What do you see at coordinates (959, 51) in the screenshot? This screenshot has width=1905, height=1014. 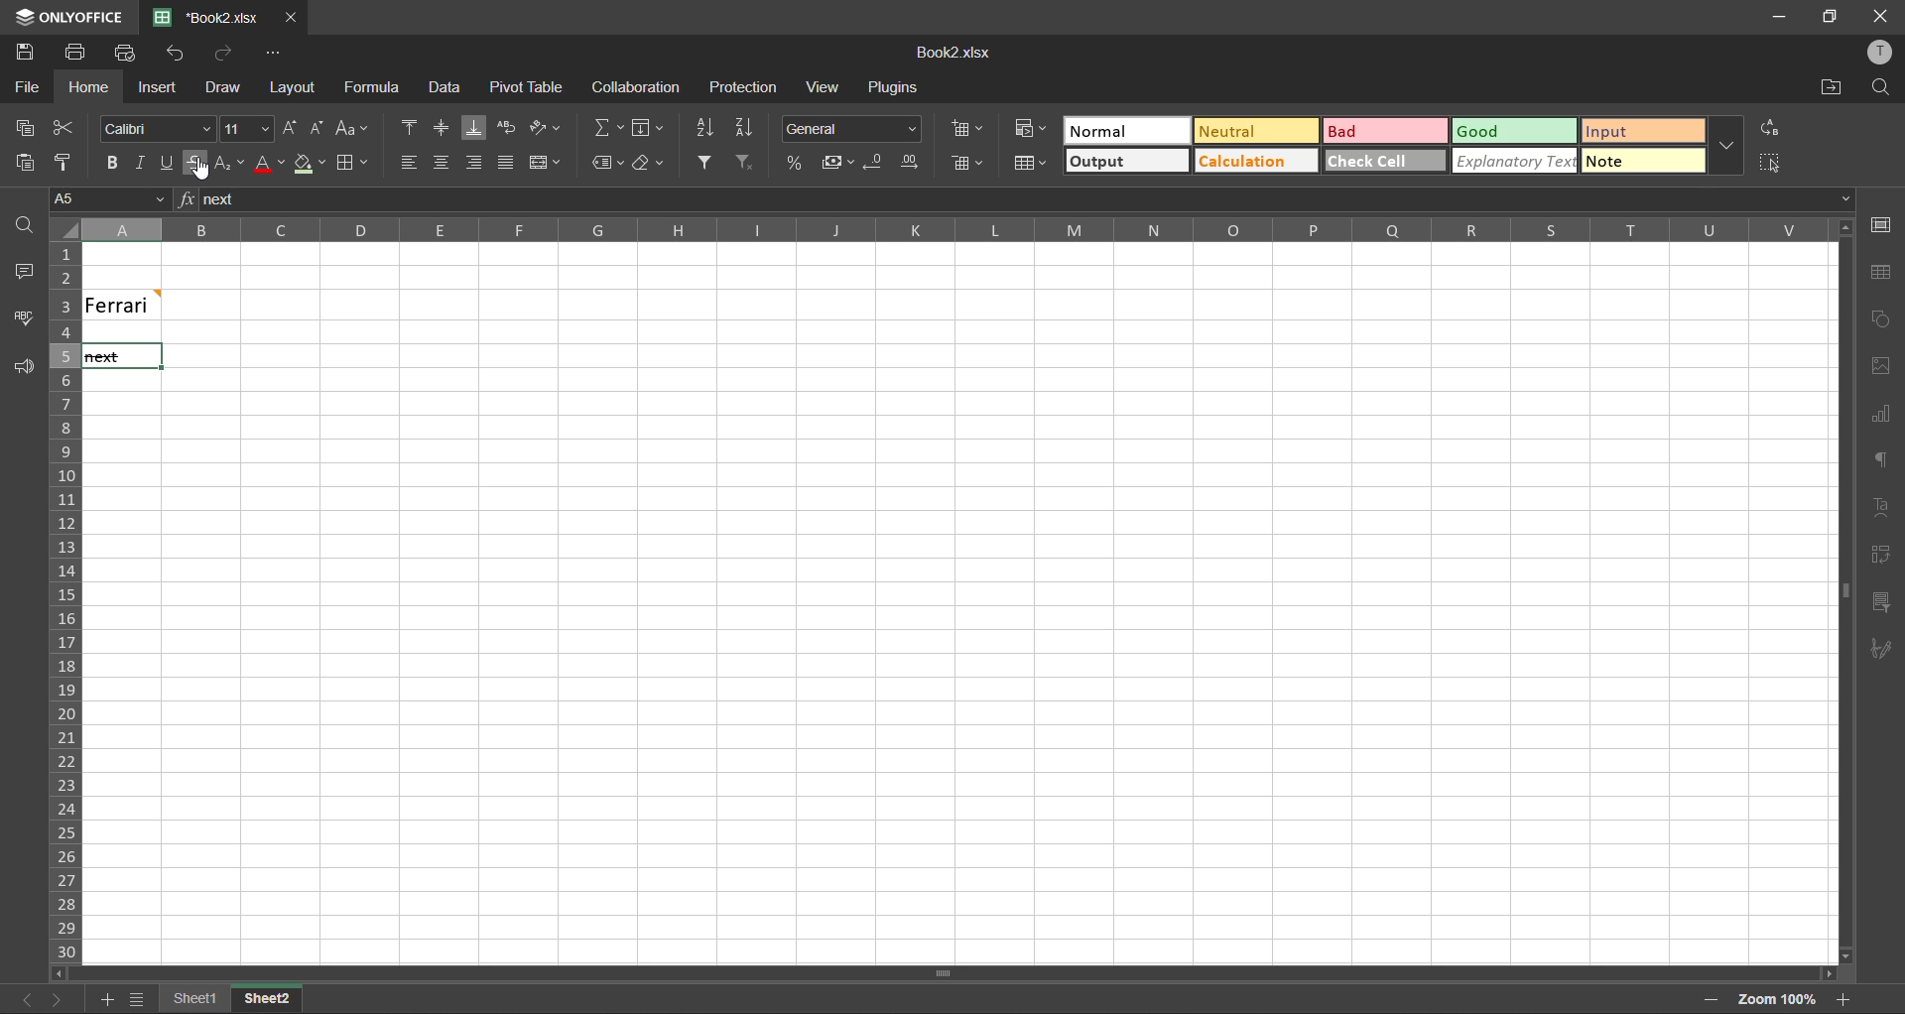 I see `Book2.xlsx` at bounding box center [959, 51].